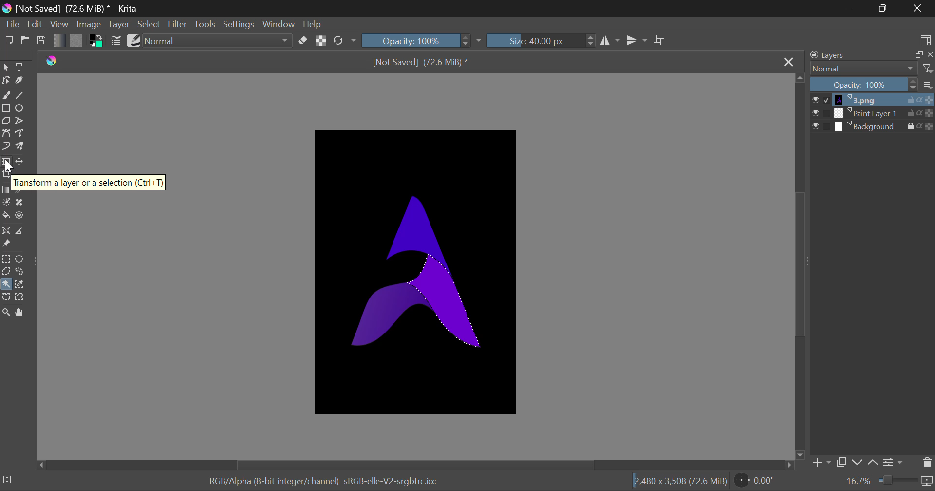 The image size is (935, 491). What do you see at coordinates (90, 25) in the screenshot?
I see `Image` at bounding box center [90, 25].